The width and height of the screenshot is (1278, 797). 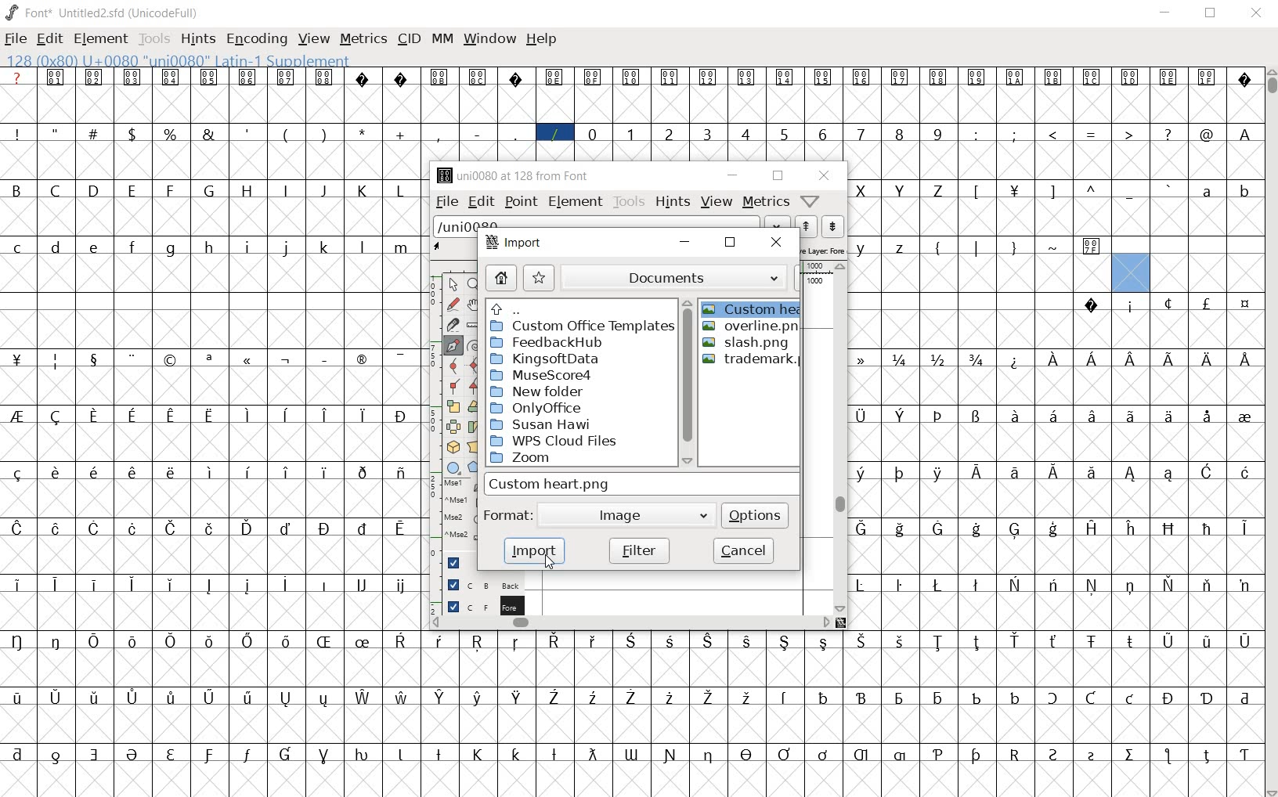 I want to click on glyph, so click(x=861, y=755).